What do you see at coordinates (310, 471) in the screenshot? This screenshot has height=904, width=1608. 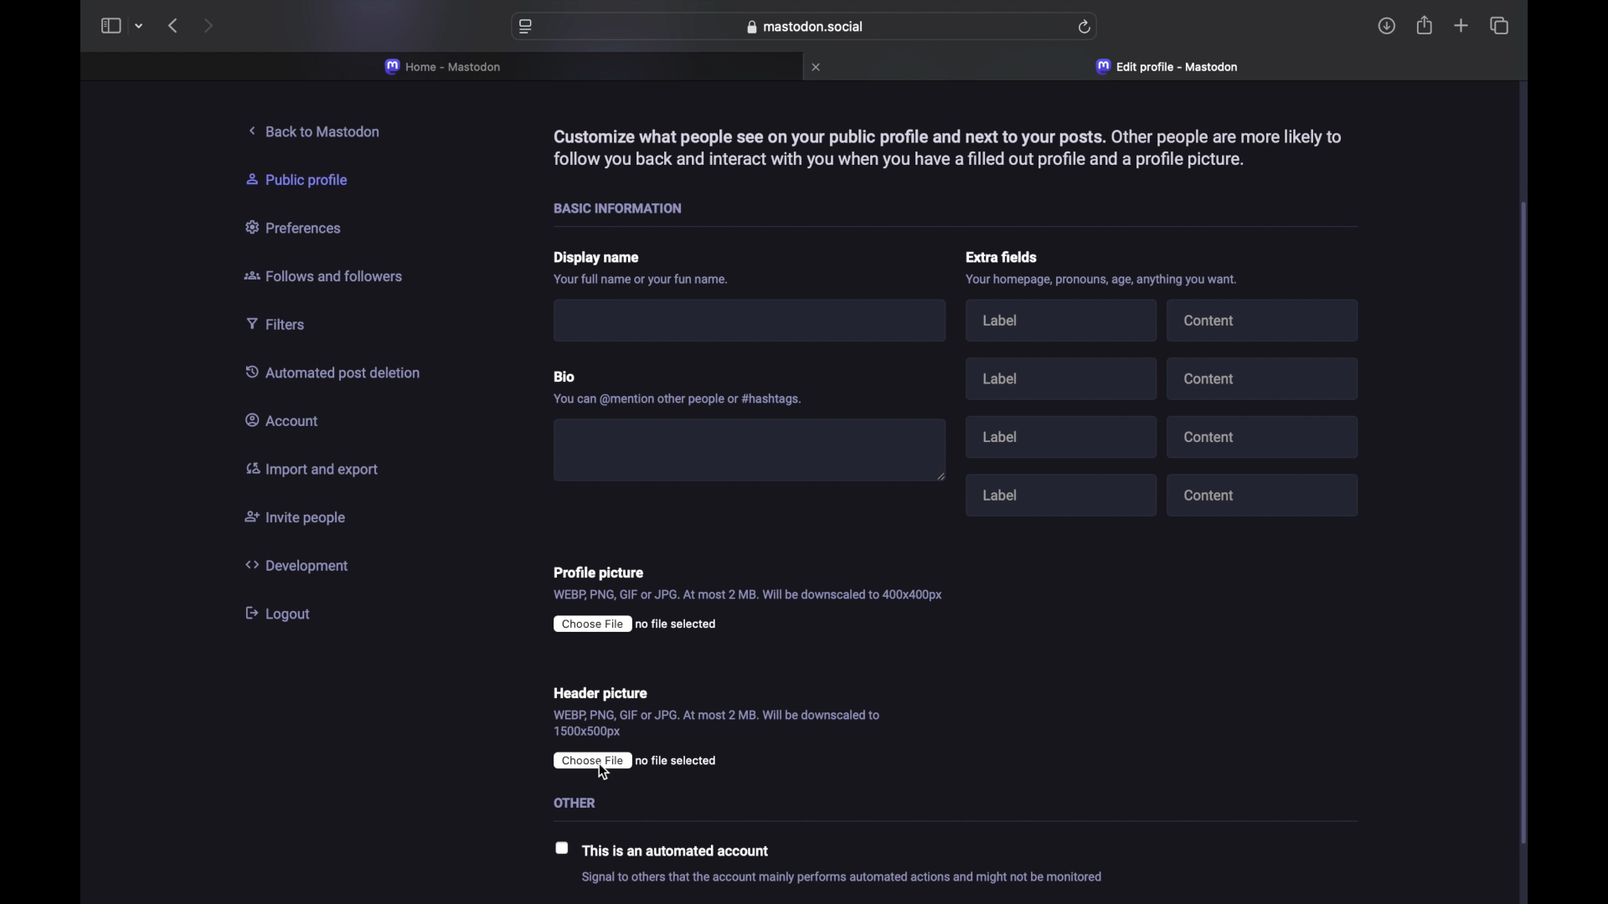 I see `import and export` at bounding box center [310, 471].